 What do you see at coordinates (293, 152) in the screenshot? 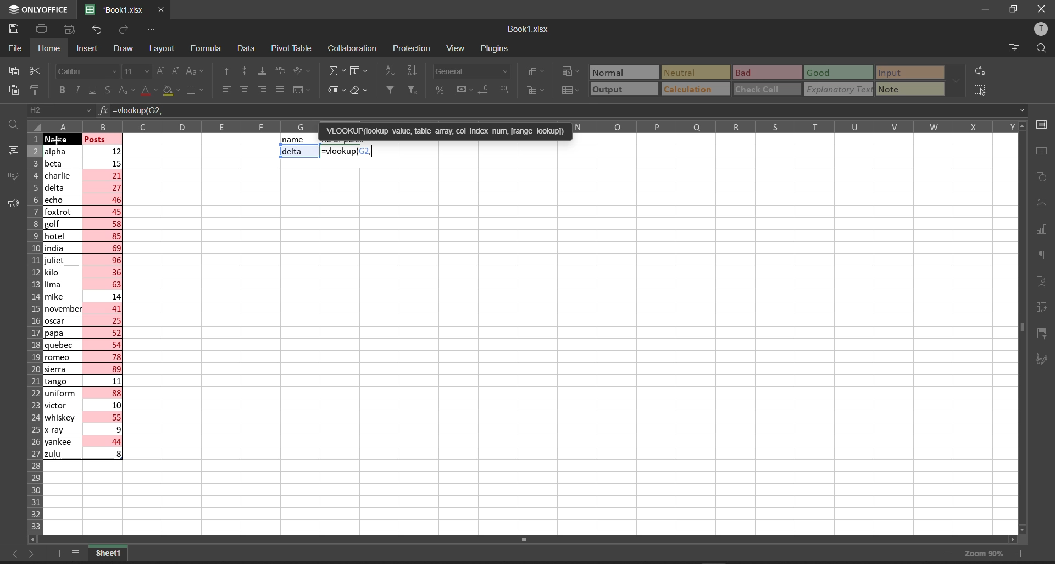
I see `delta` at bounding box center [293, 152].